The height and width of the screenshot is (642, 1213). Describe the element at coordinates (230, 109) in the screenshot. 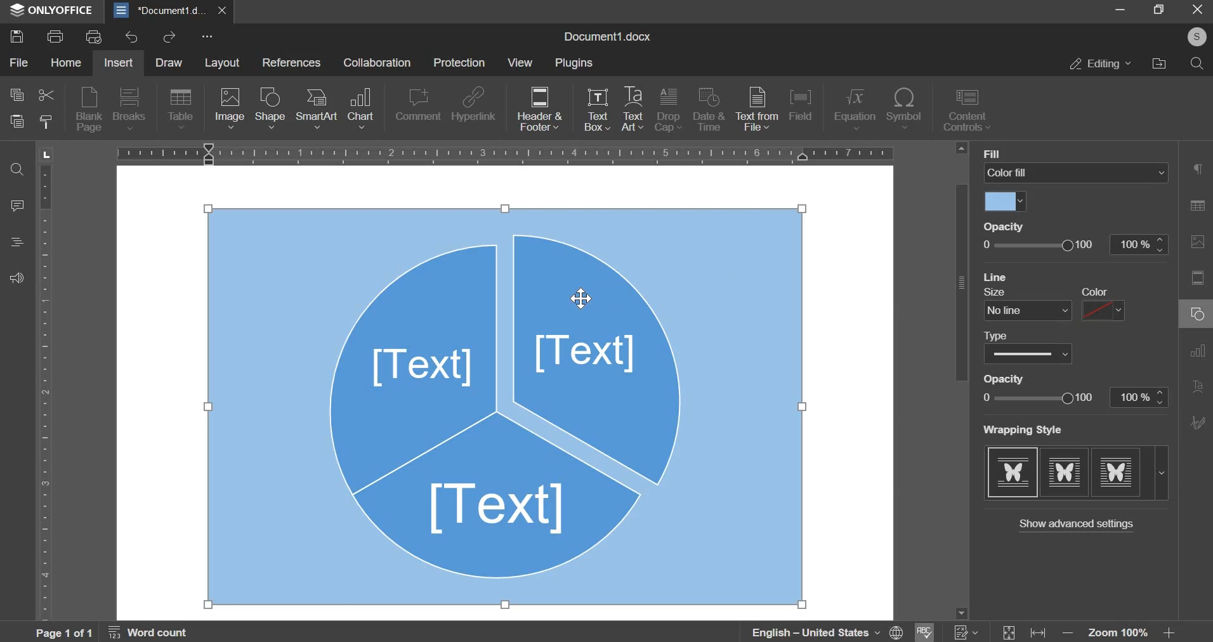

I see `image` at that location.